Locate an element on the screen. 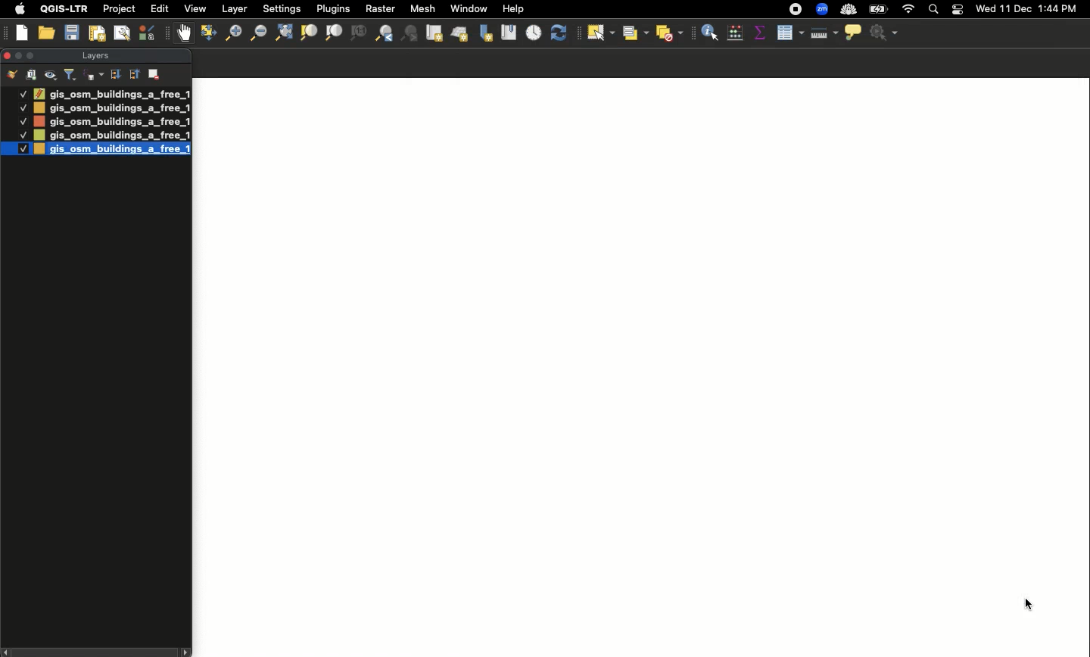 This screenshot has width=1090, height=657. Refresh is located at coordinates (562, 33).